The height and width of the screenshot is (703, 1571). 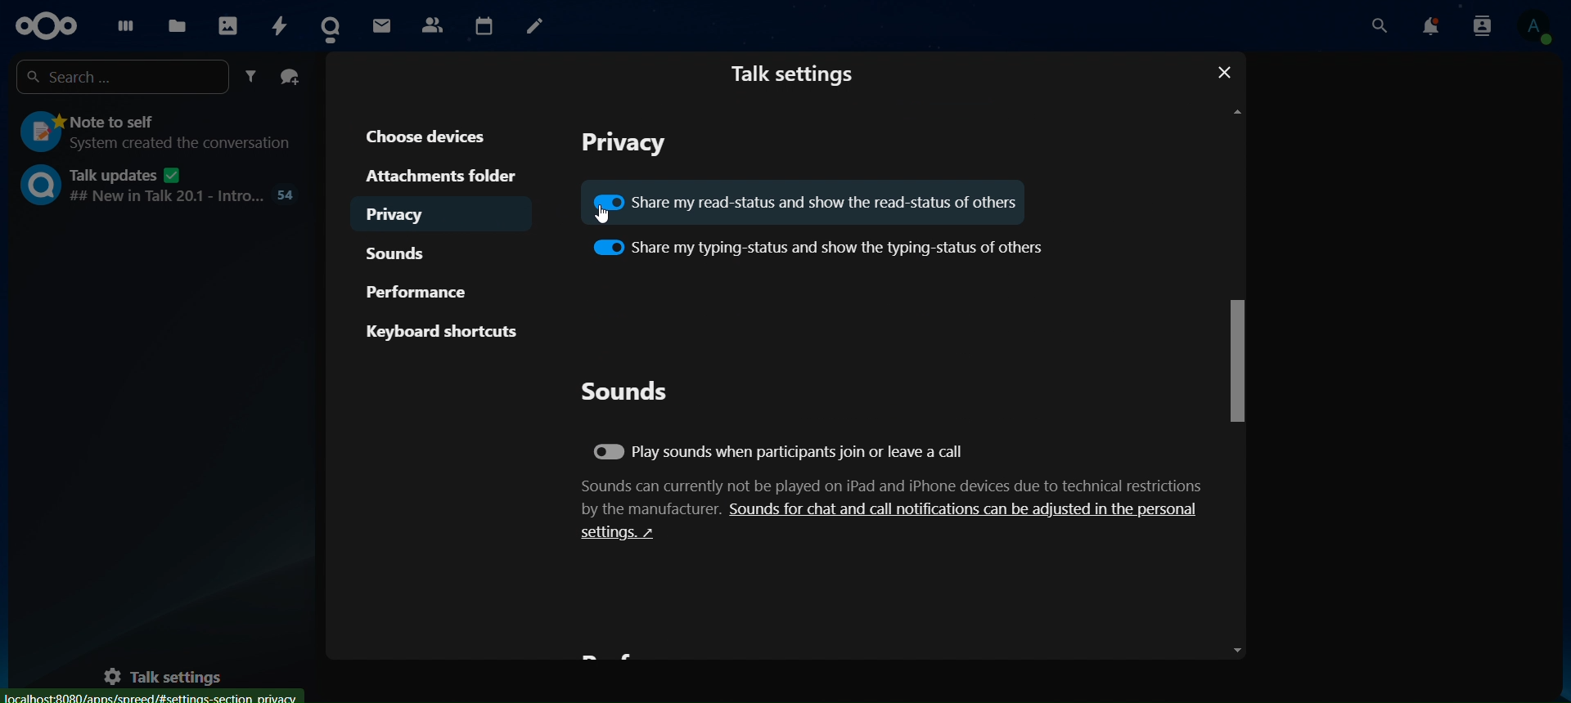 What do you see at coordinates (799, 74) in the screenshot?
I see `talk settings` at bounding box center [799, 74].